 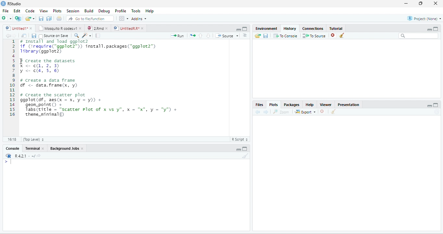 What do you see at coordinates (314, 36) in the screenshot?
I see `To Source` at bounding box center [314, 36].